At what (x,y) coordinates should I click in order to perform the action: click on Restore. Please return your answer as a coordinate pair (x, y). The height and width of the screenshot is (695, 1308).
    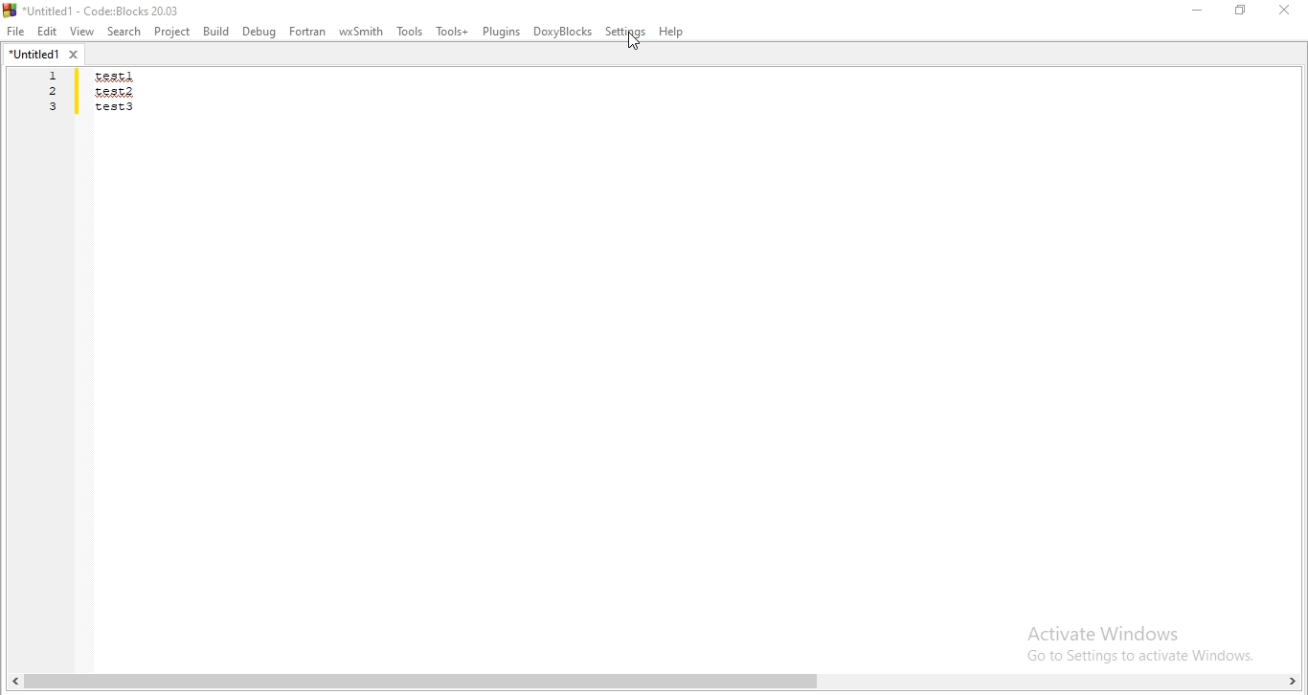
    Looking at the image, I should click on (1242, 10).